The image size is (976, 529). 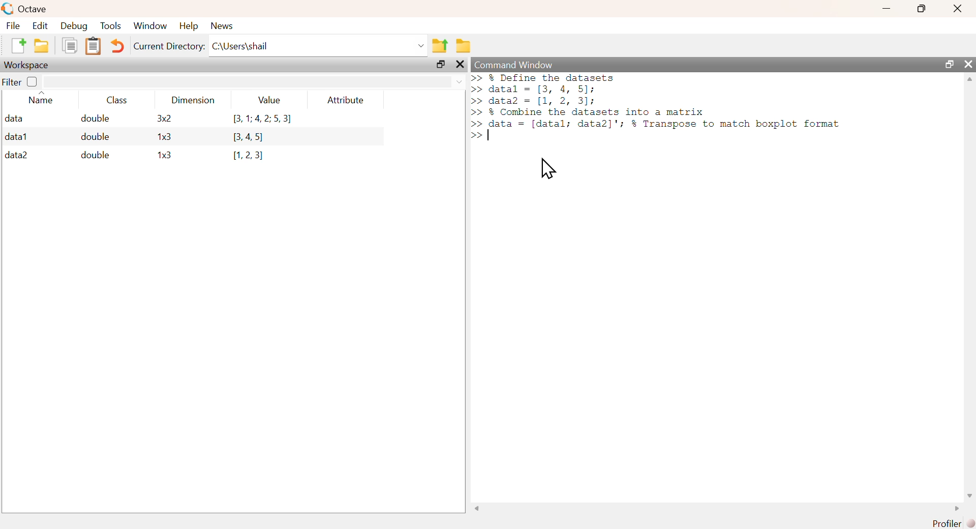 What do you see at coordinates (460, 83) in the screenshot?
I see `dropdown` at bounding box center [460, 83].